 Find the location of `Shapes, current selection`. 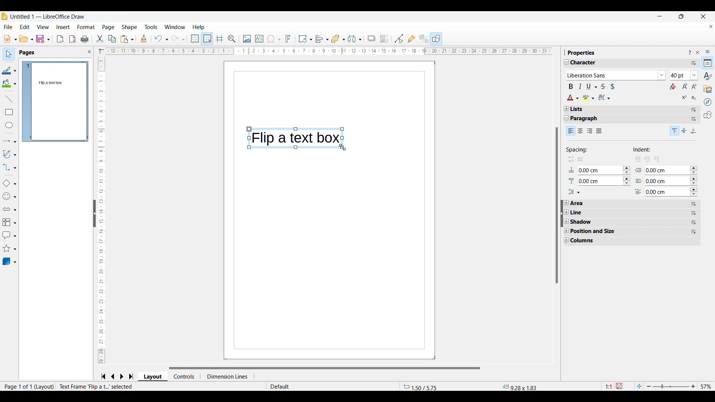

Shapes, current selection is located at coordinates (436, 39).